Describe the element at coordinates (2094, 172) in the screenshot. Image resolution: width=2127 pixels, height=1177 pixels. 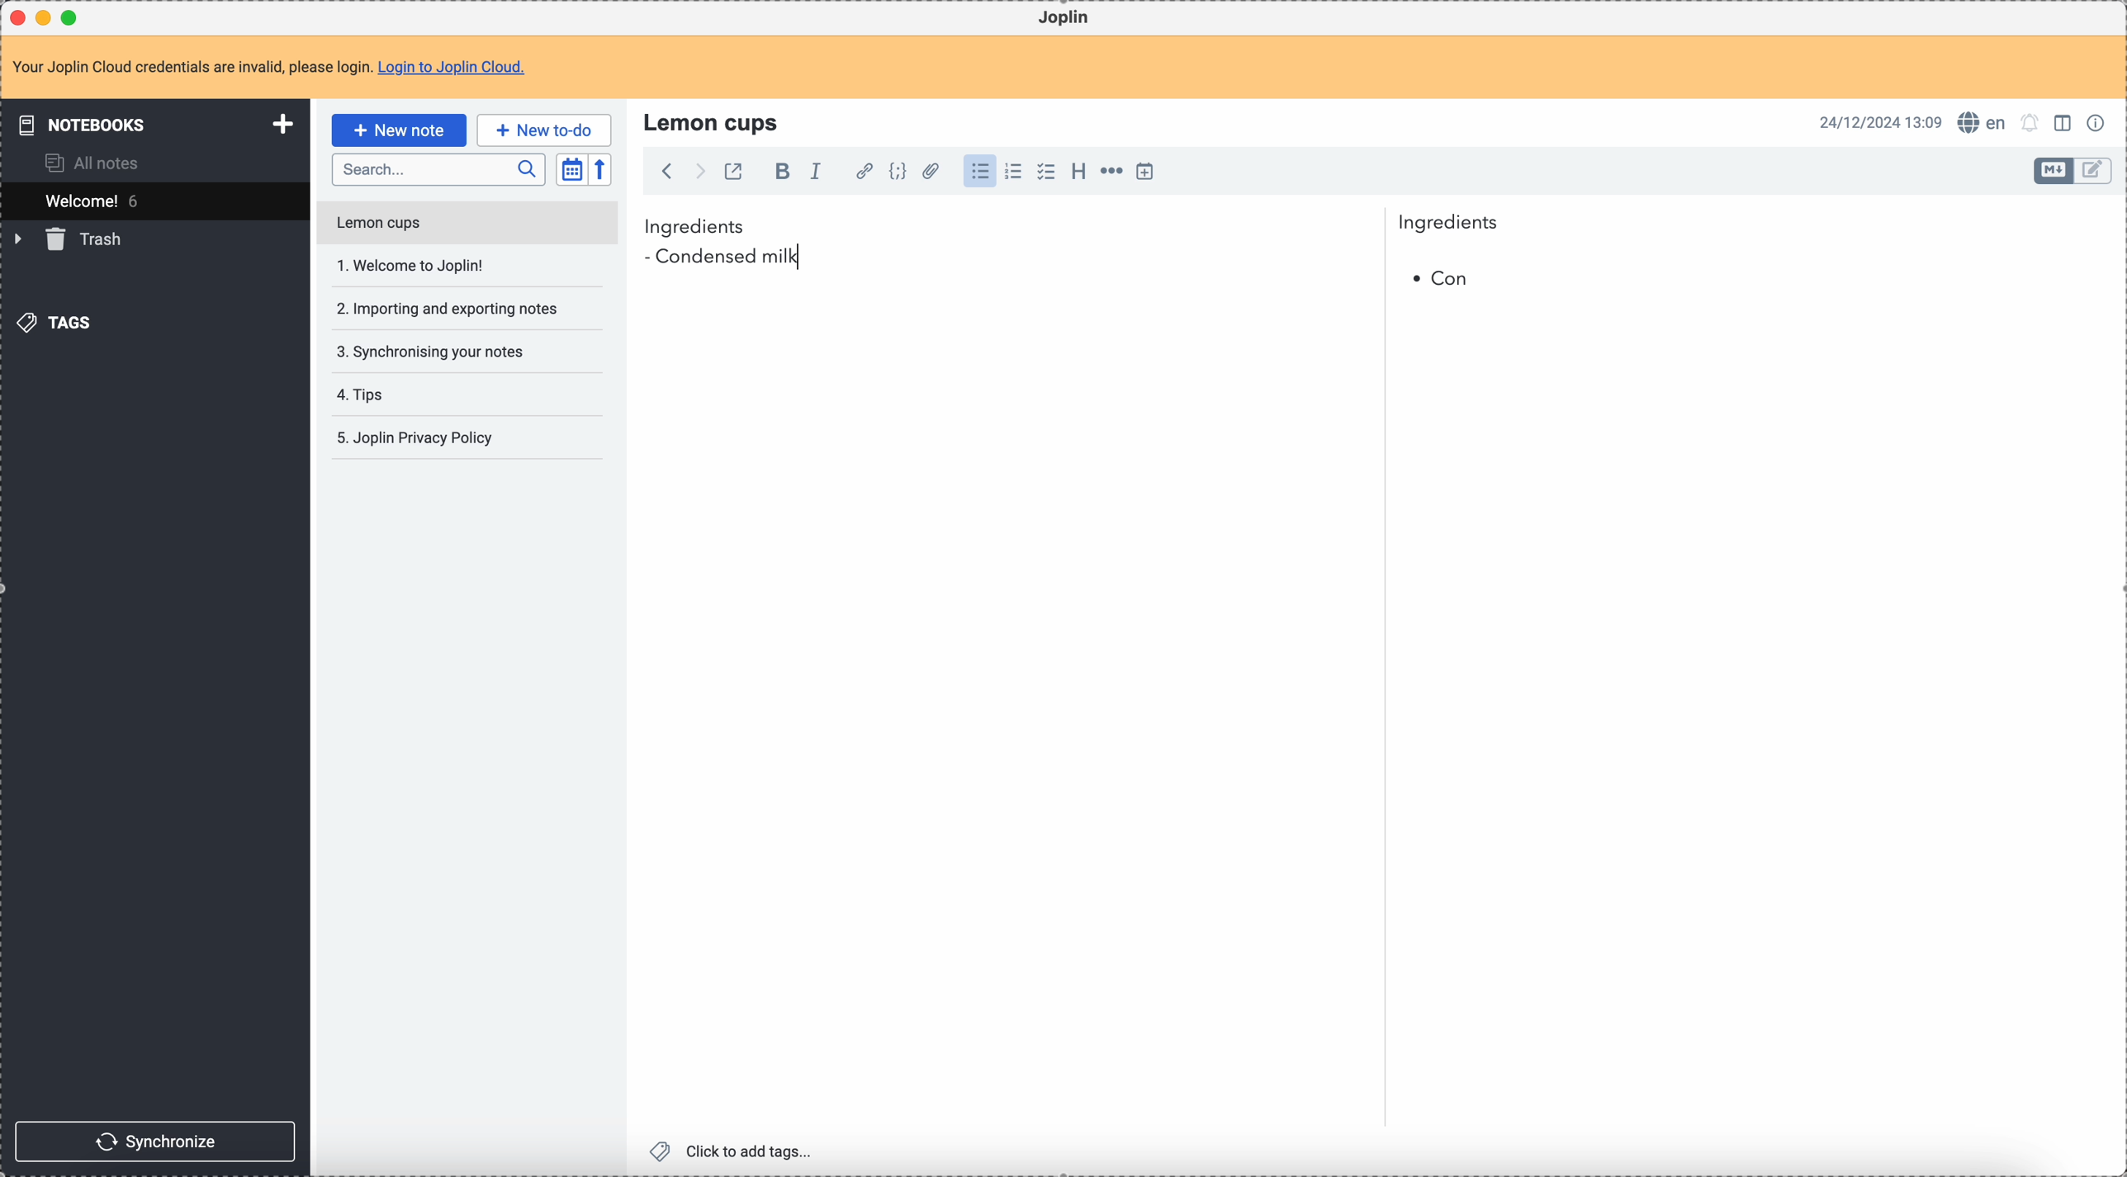
I see `toggle edit layout` at that location.